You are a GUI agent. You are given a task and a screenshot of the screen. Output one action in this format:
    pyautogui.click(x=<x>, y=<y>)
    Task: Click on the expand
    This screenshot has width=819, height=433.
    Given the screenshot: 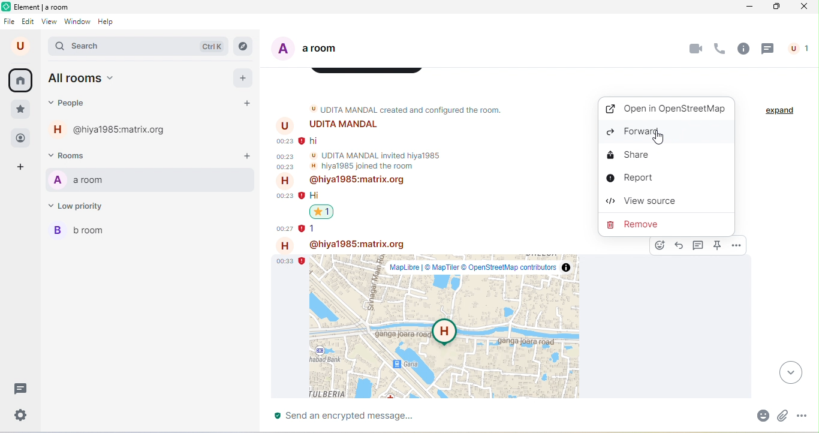 What is the action you would take?
    pyautogui.click(x=779, y=111)
    